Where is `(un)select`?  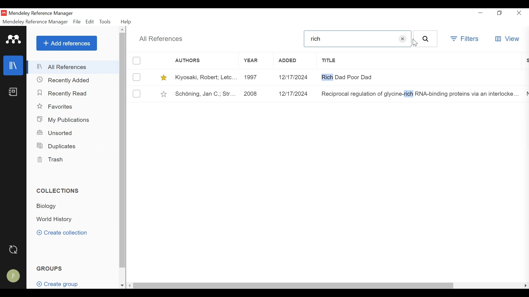 (un)select is located at coordinates (136, 61).